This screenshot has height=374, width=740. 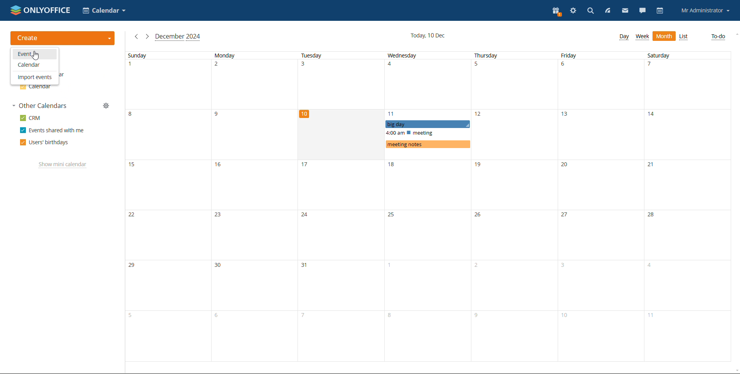 I want to click on manage, so click(x=106, y=106).